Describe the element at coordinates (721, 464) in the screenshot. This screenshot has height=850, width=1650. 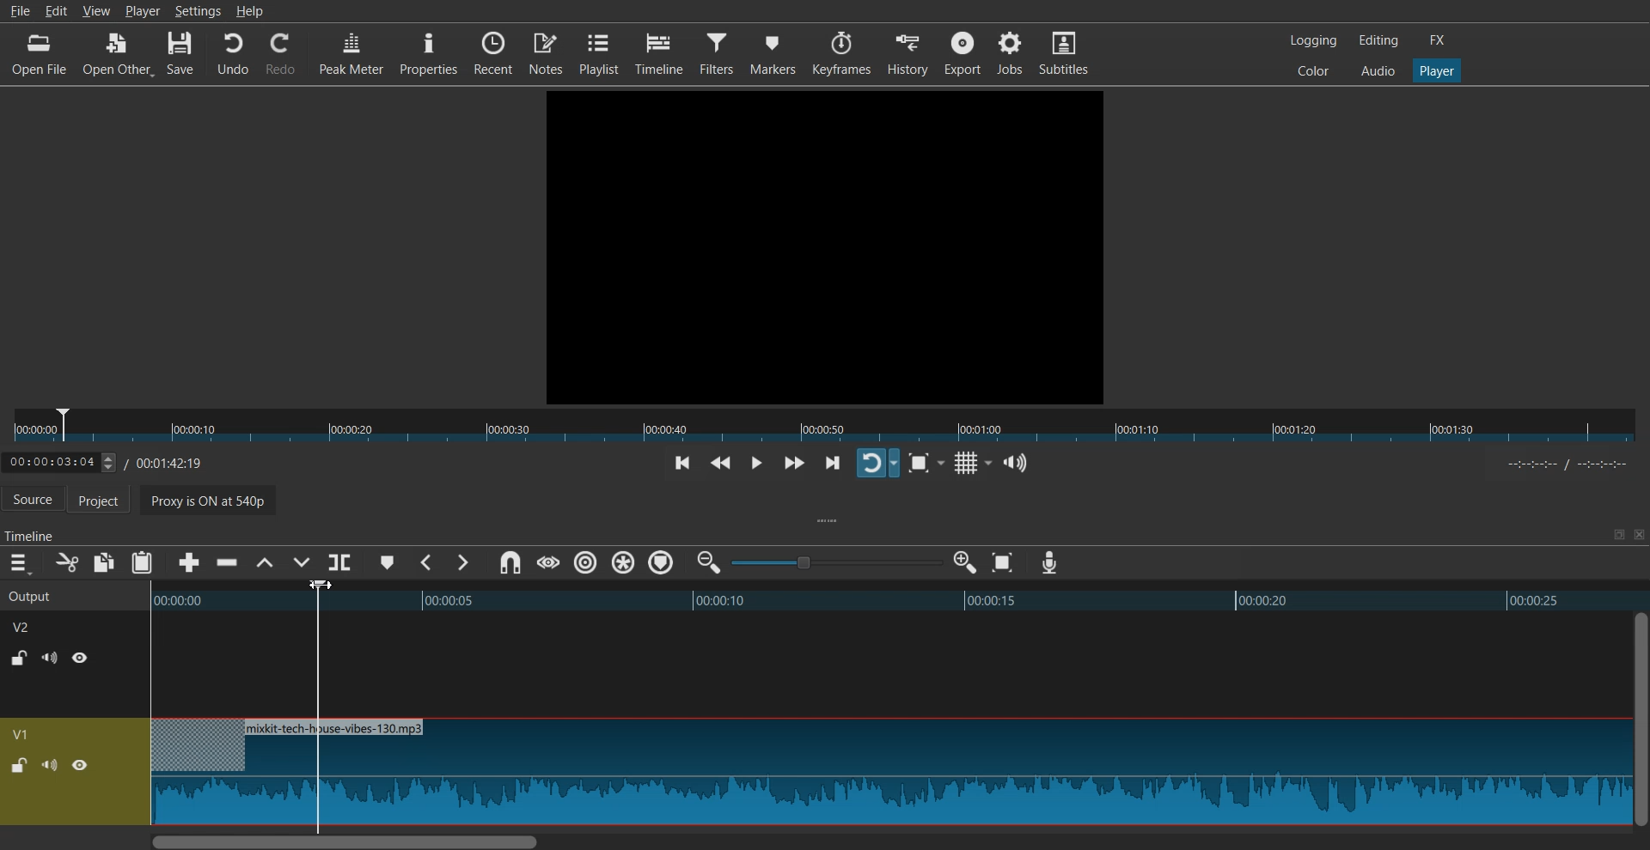
I see `Play quickly backwards` at that location.